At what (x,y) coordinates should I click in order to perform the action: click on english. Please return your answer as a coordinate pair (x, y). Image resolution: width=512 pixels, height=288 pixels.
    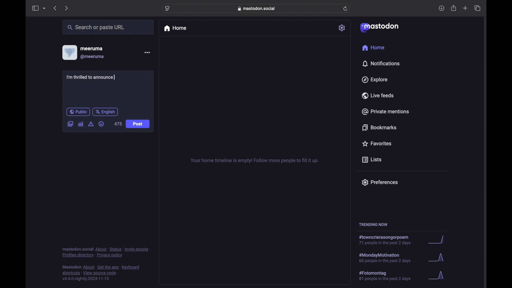
    Looking at the image, I should click on (105, 112).